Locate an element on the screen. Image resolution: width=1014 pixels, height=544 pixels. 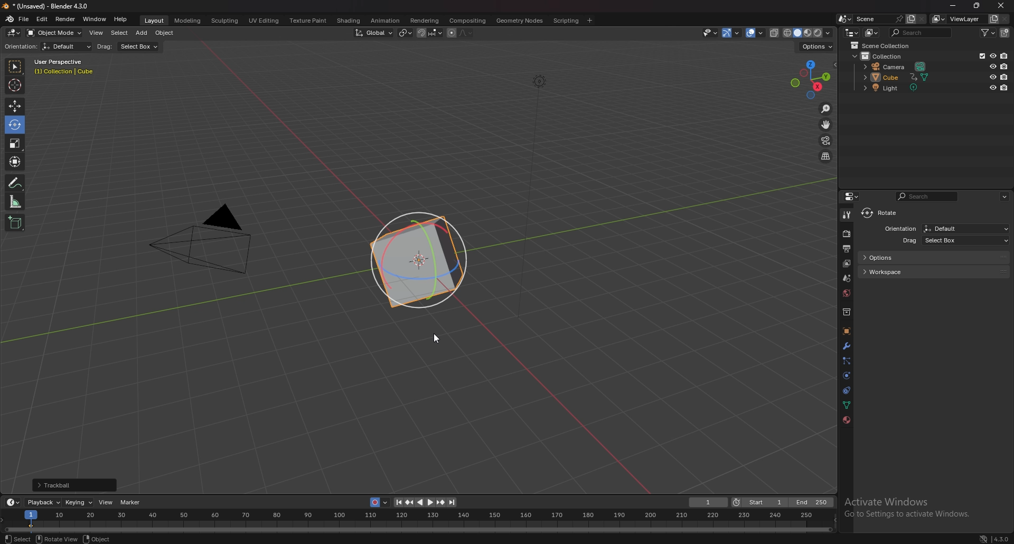
select box is located at coordinates (140, 47).